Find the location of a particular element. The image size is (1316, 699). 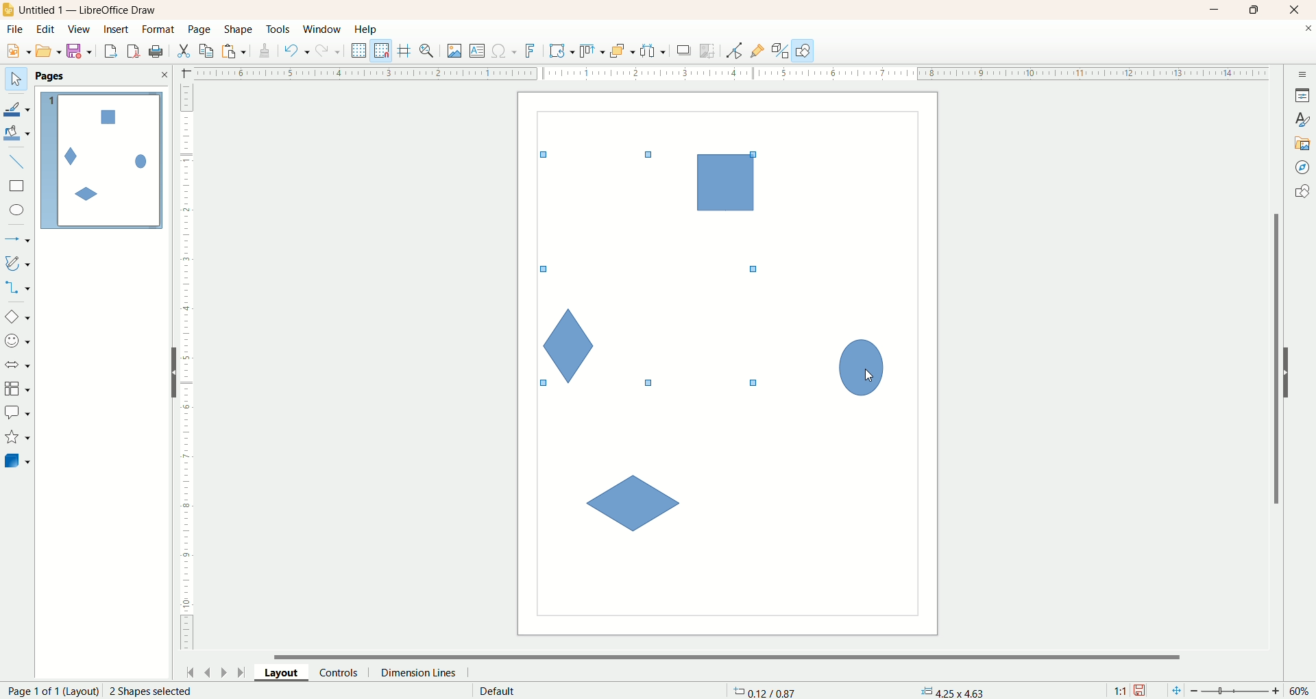

fontwork text is located at coordinates (533, 51).